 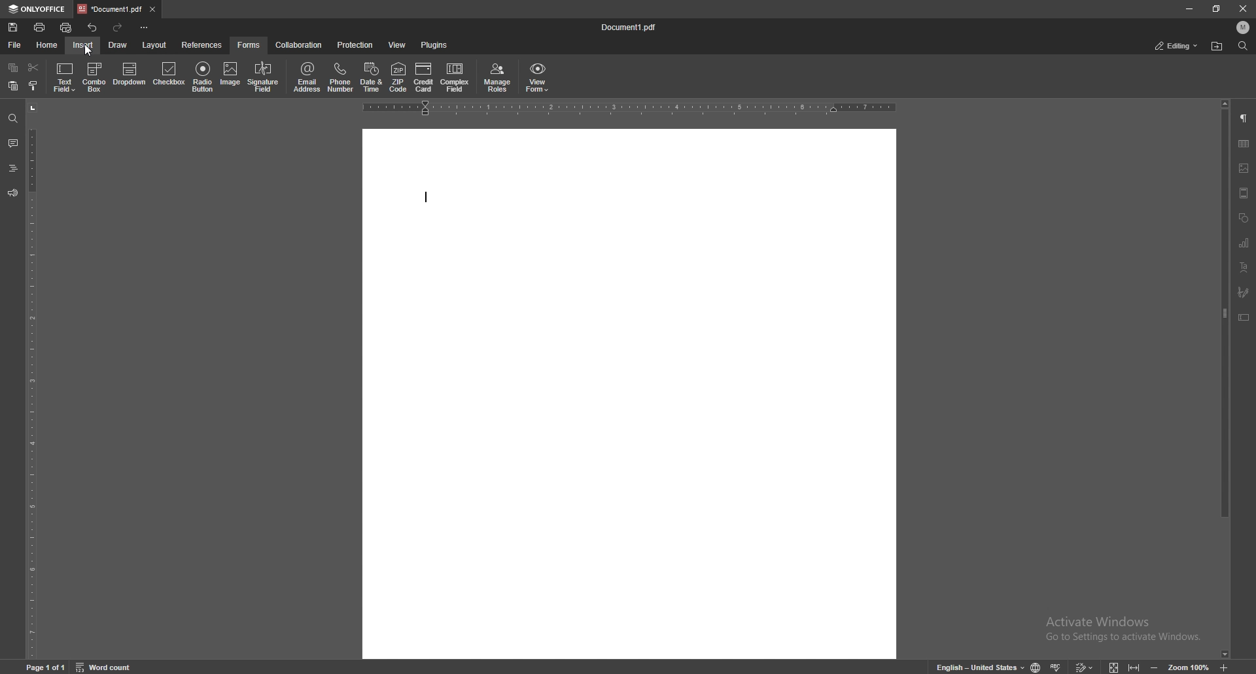 What do you see at coordinates (146, 27) in the screenshot?
I see `options` at bounding box center [146, 27].